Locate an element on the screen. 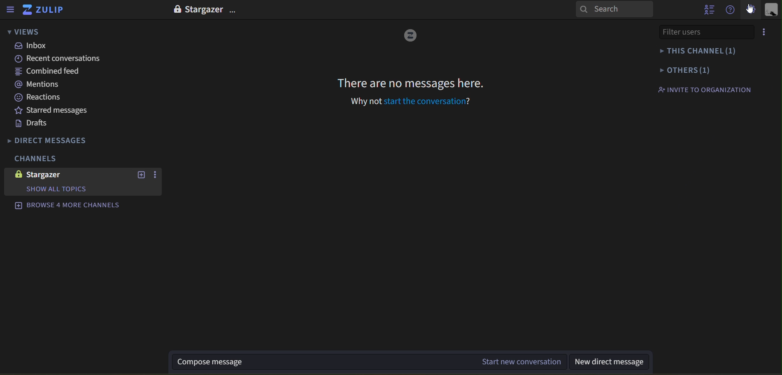 This screenshot has width=782, height=375. invite to organization is located at coordinates (706, 89).